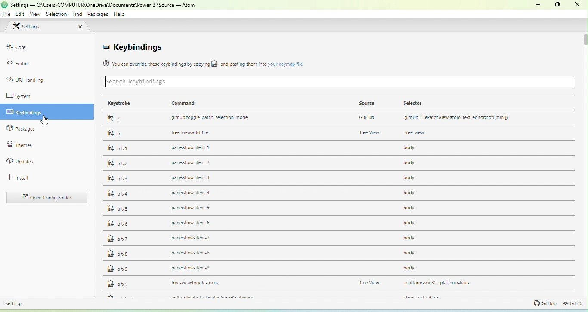  I want to click on updates, so click(22, 162).